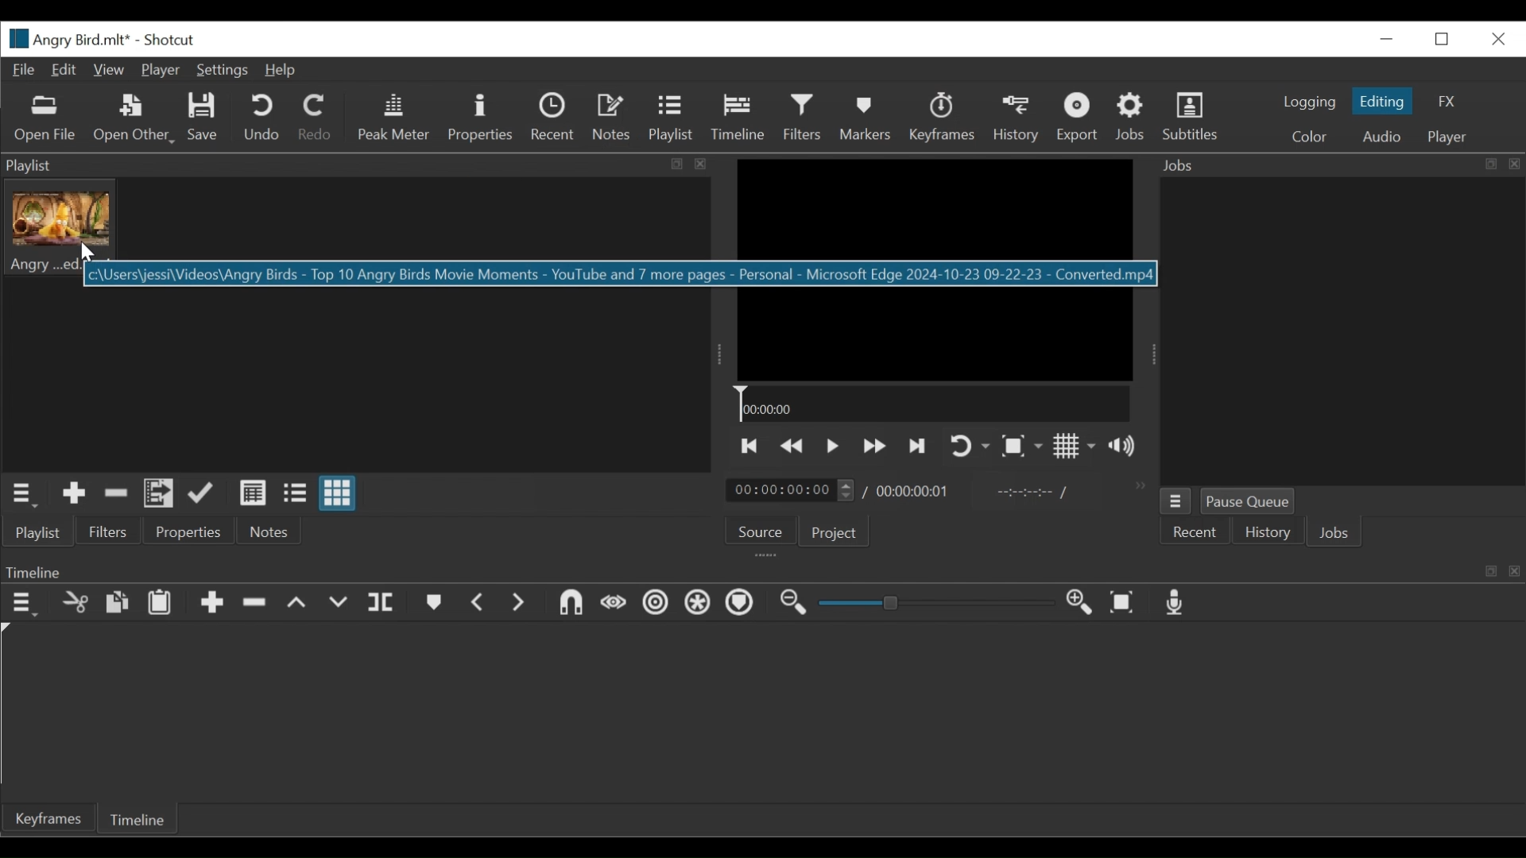 The width and height of the screenshot is (1526, 858). What do you see at coordinates (795, 605) in the screenshot?
I see `Zoom out timeline` at bounding box center [795, 605].